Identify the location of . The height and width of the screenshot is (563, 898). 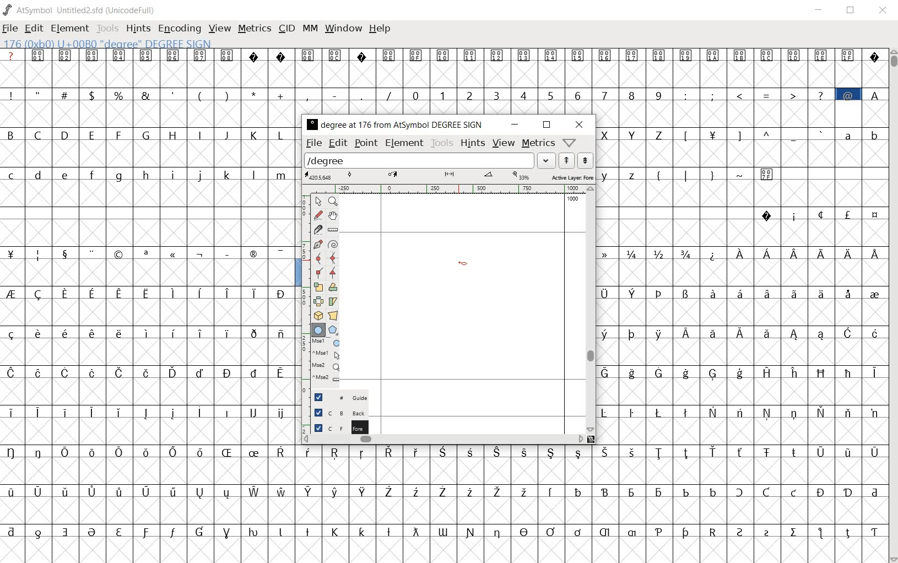
(145, 372).